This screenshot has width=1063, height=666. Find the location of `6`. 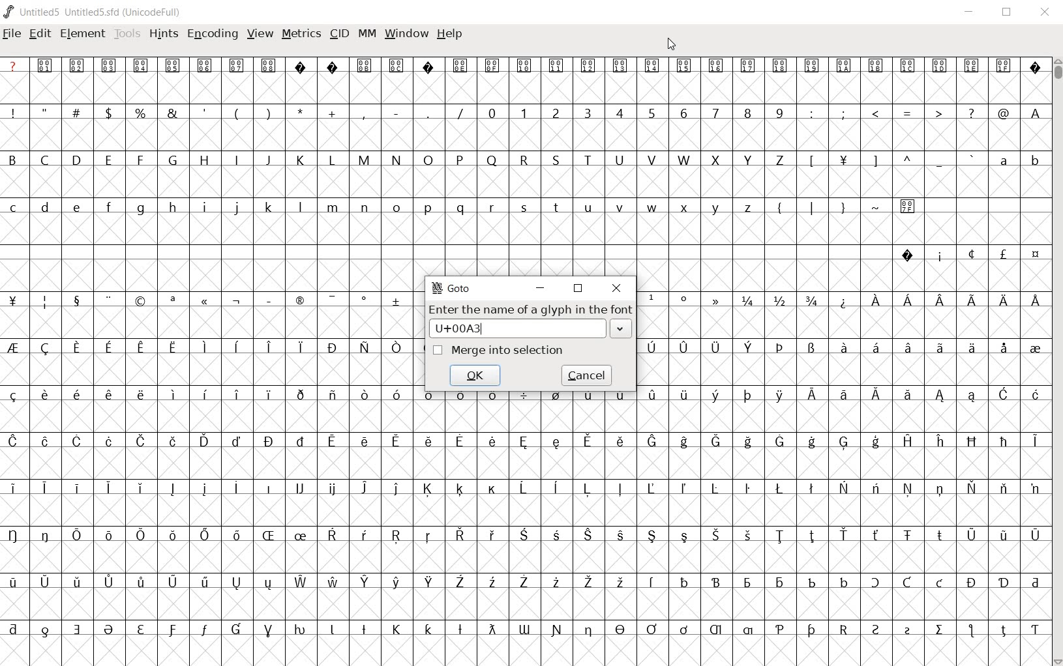

6 is located at coordinates (683, 113).